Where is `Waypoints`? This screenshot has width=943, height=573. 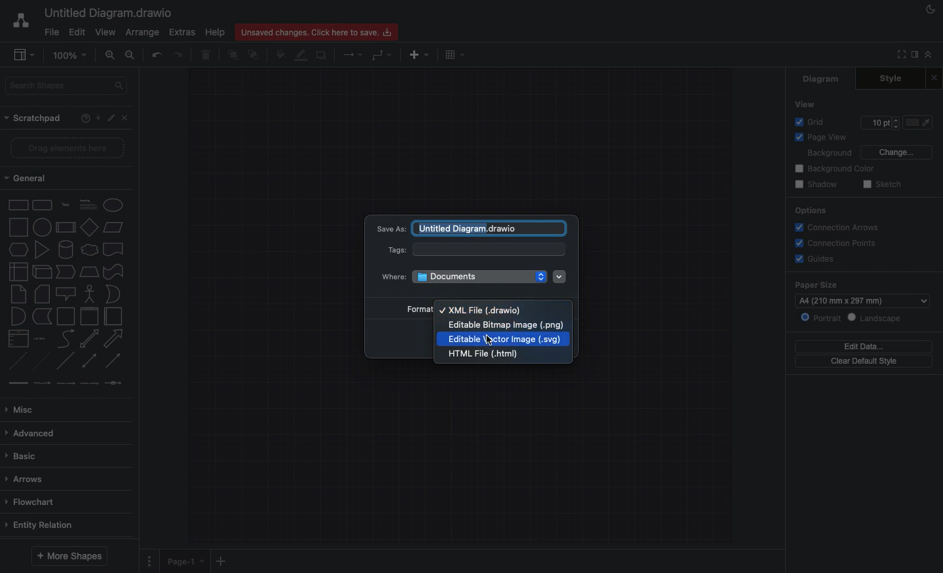 Waypoints is located at coordinates (382, 56).